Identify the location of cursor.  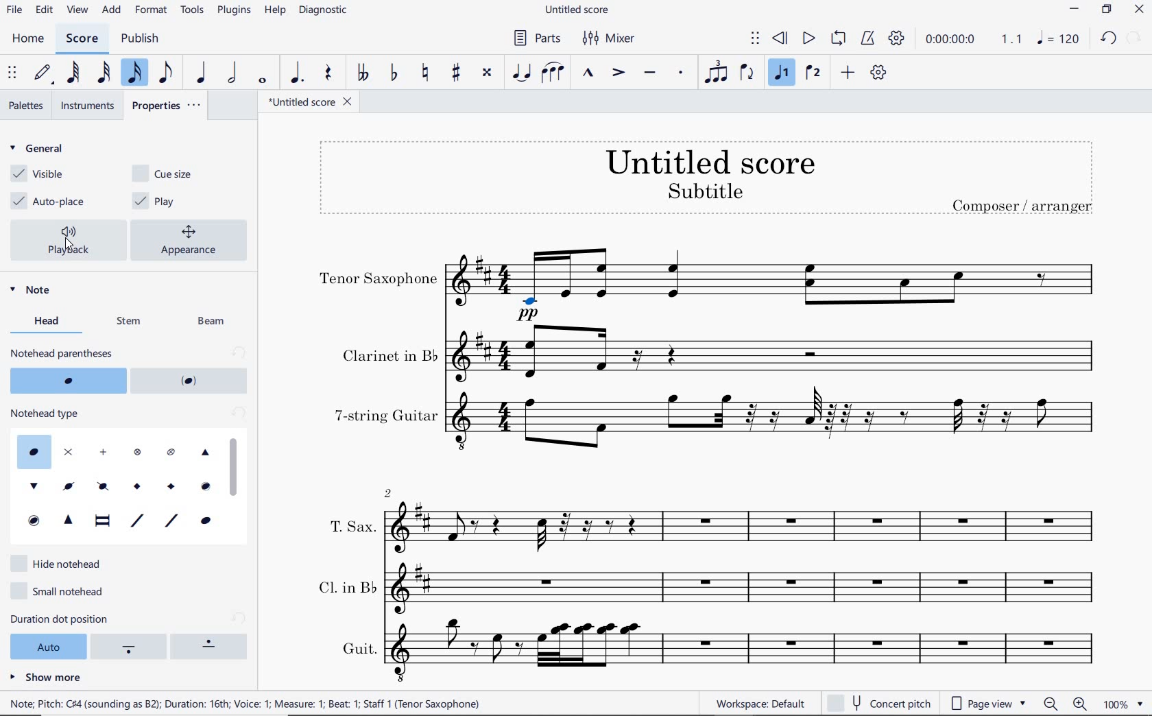
(235, 466).